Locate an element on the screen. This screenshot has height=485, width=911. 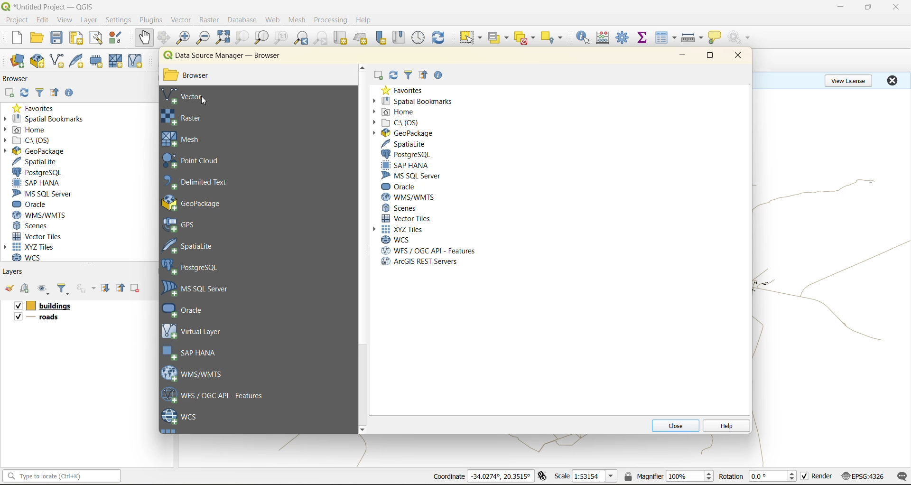
postgresql is located at coordinates (37, 173).